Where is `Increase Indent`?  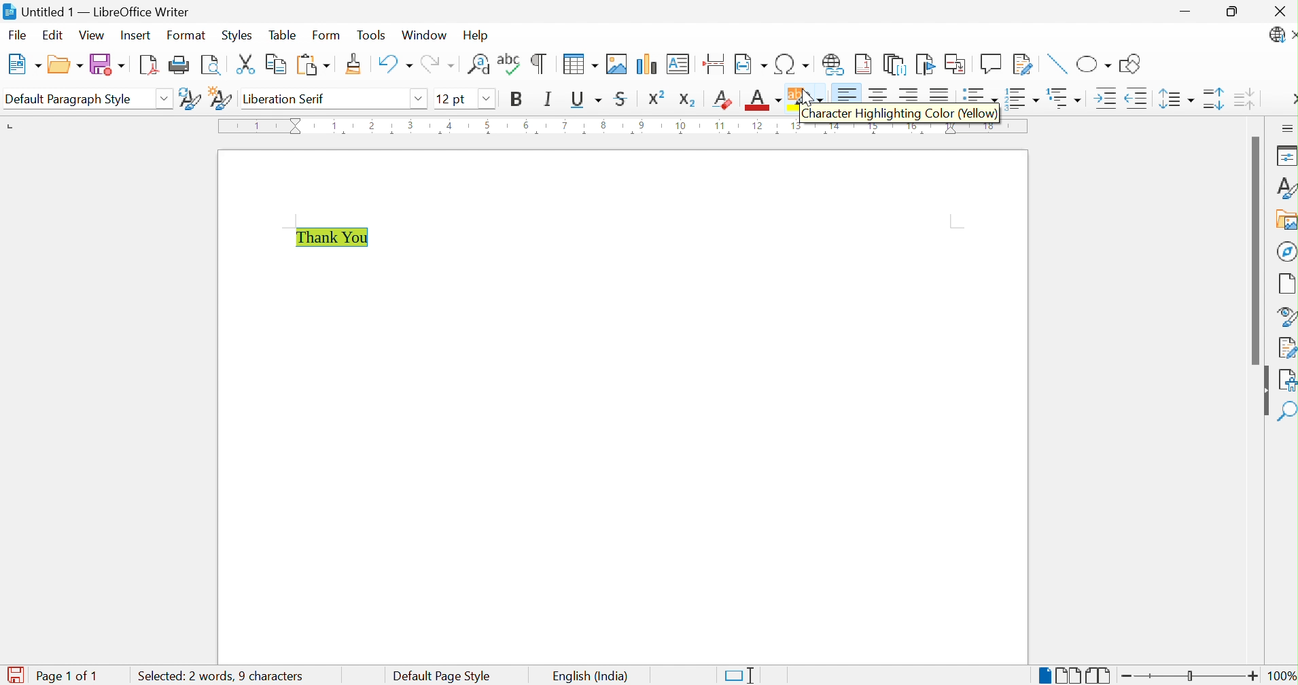
Increase Indent is located at coordinates (1104, 99).